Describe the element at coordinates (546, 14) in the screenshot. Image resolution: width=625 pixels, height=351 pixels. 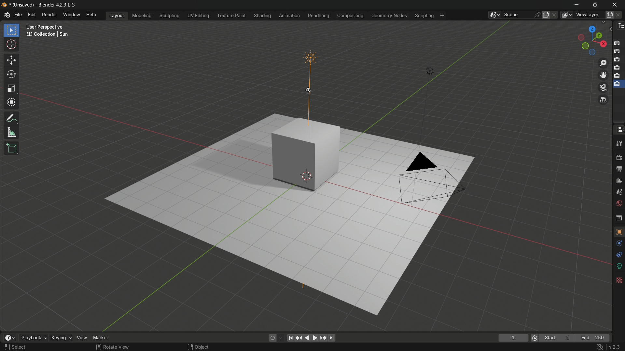
I see `new scene` at that location.